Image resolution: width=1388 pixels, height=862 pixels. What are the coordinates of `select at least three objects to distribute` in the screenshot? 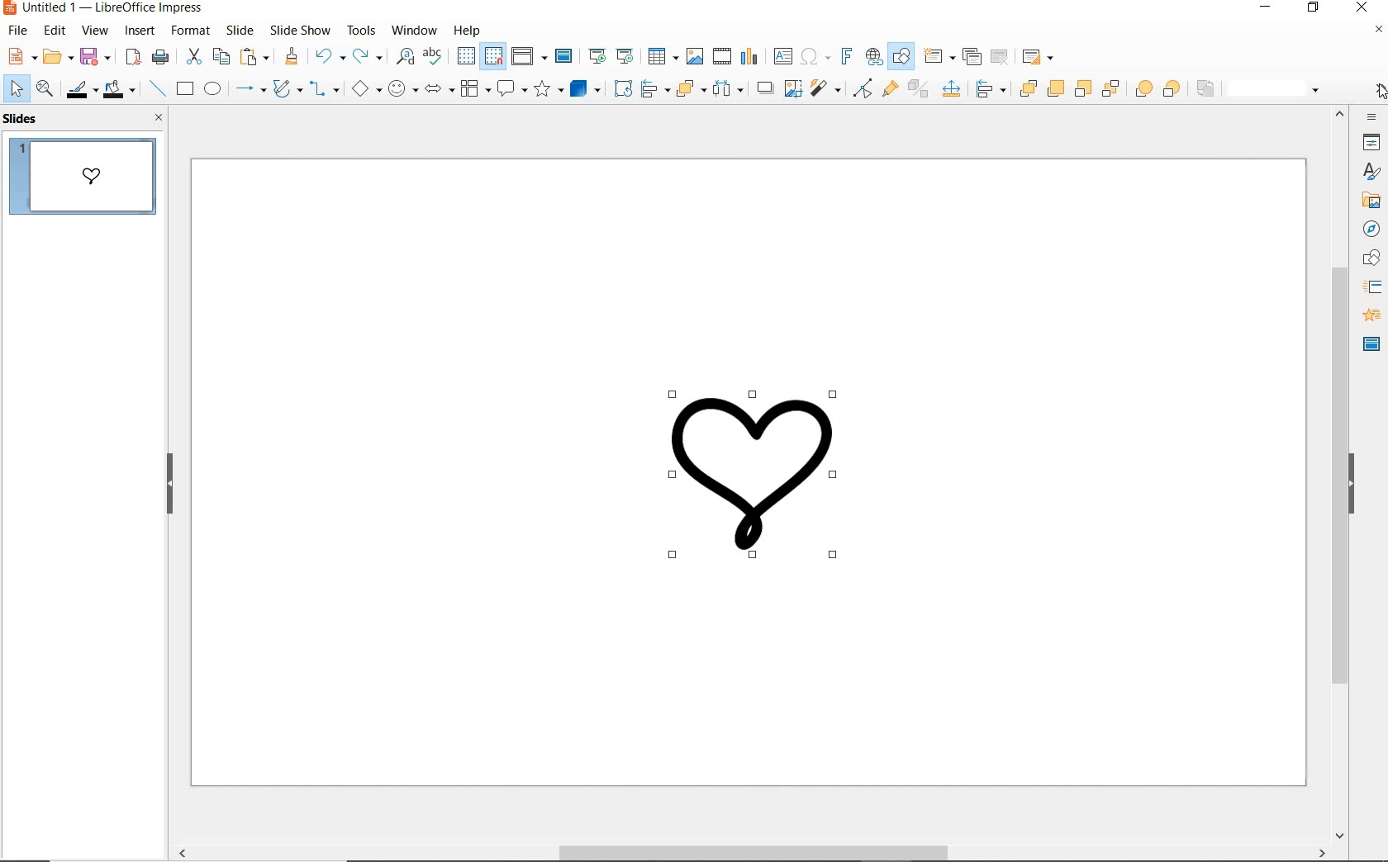 It's located at (729, 90).